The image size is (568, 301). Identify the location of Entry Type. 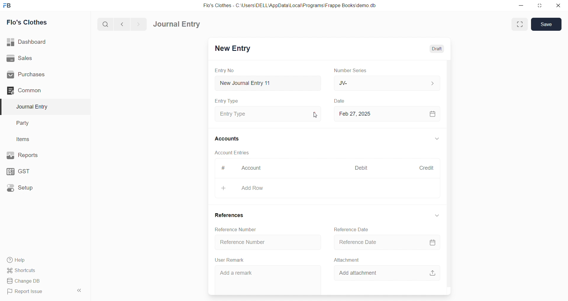
(269, 114).